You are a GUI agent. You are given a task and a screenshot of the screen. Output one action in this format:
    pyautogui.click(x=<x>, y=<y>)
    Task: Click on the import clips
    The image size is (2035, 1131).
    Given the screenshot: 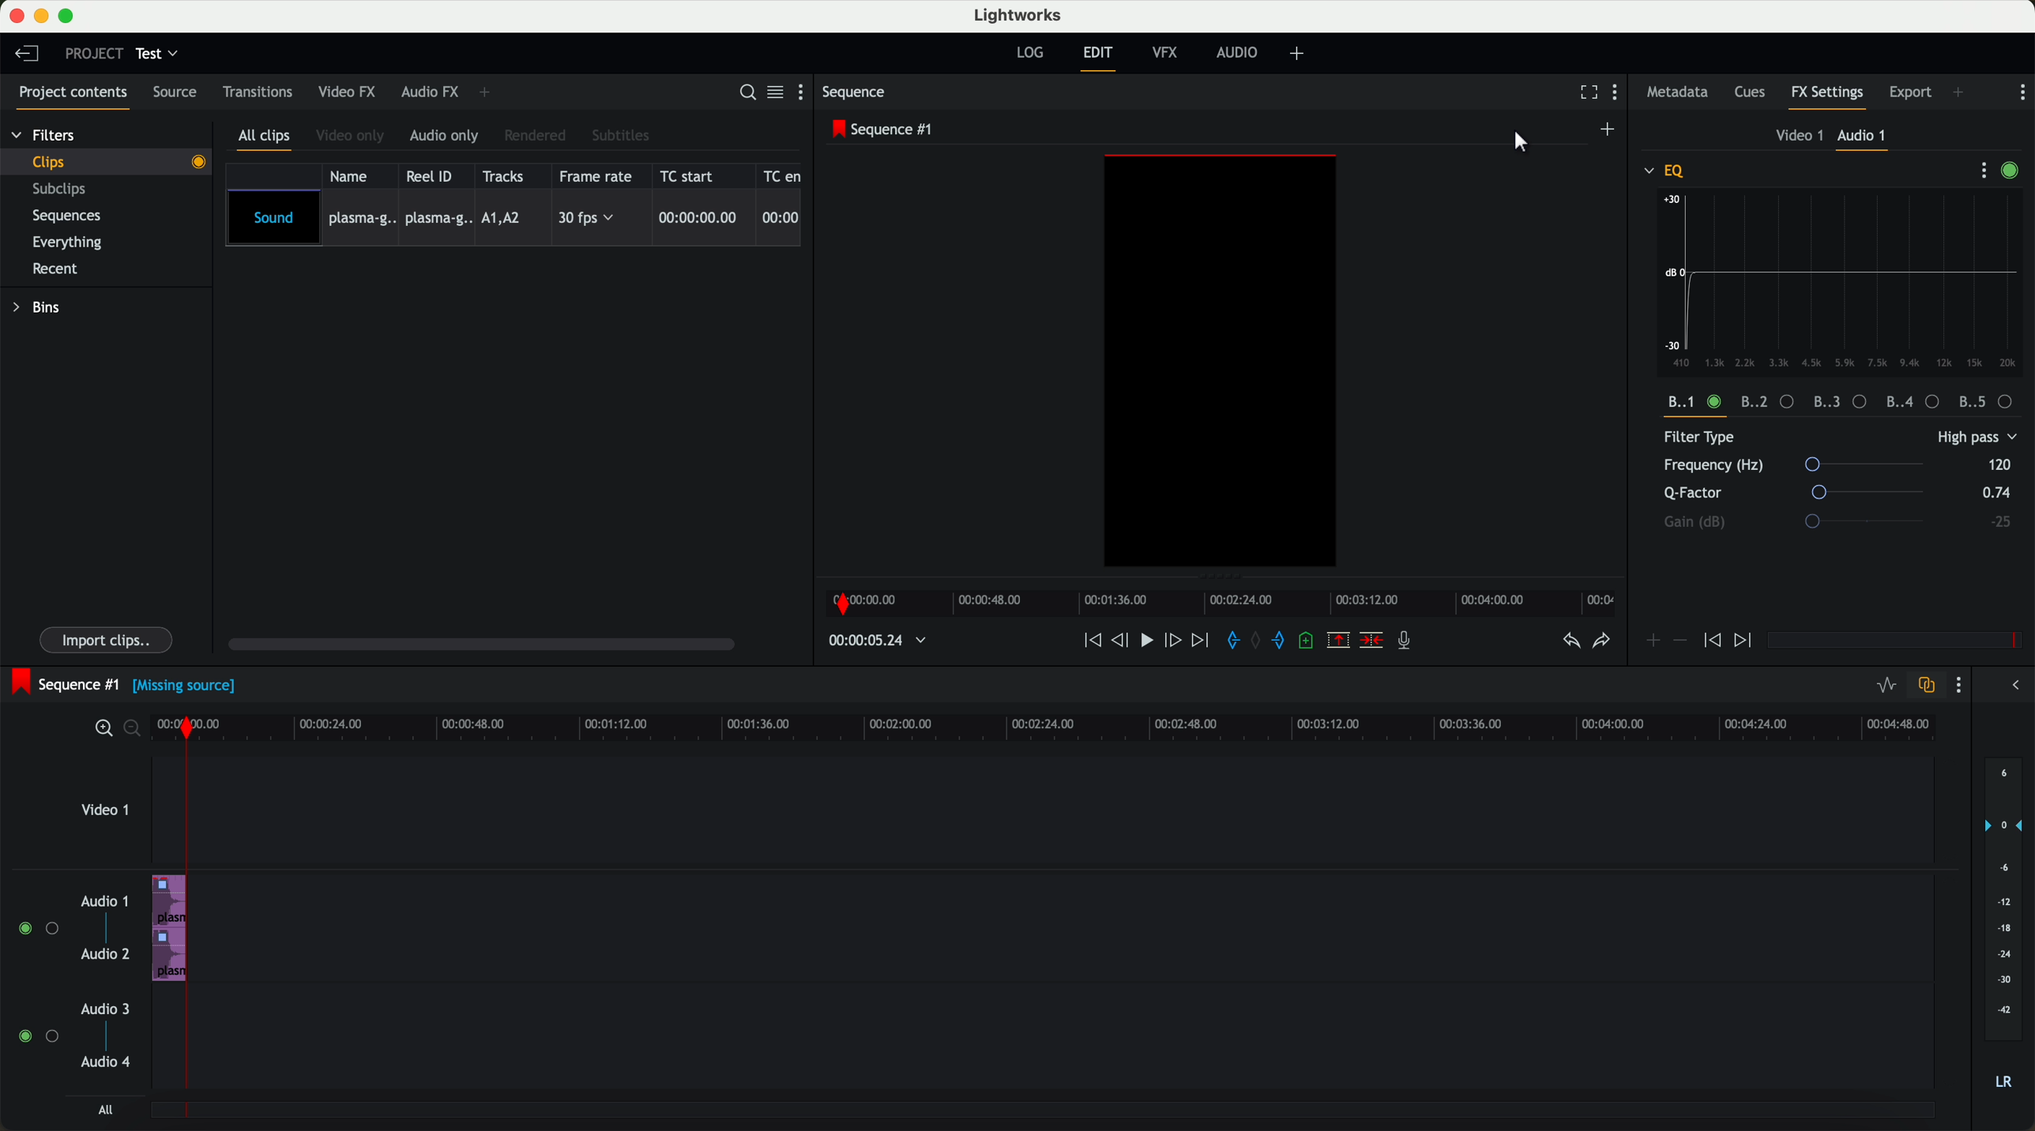 What is the action you would take?
    pyautogui.click(x=108, y=638)
    